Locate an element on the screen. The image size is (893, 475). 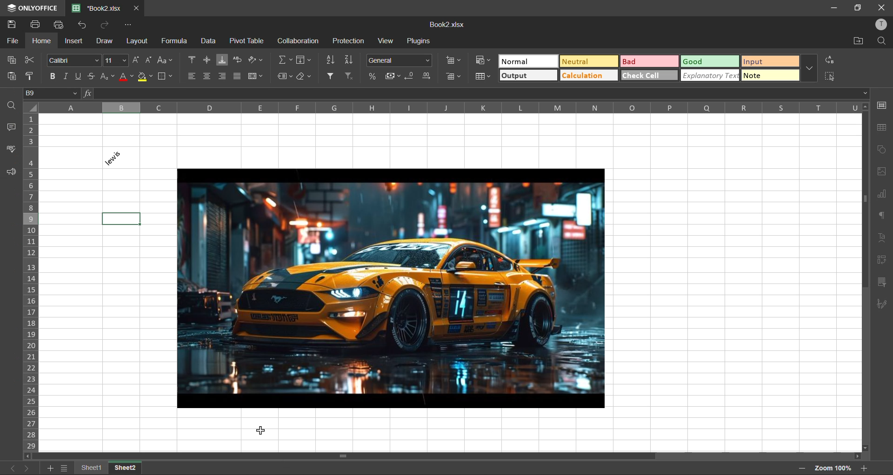
merge and center is located at coordinates (256, 76).